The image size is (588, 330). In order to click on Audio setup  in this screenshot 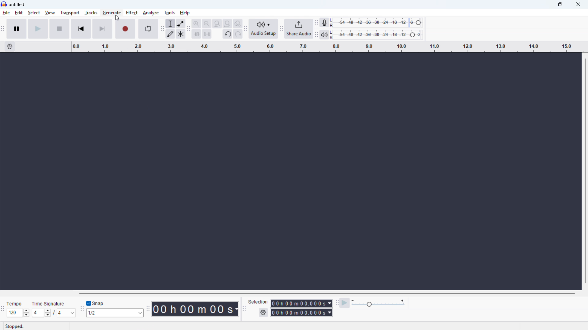, I will do `click(264, 29)`.